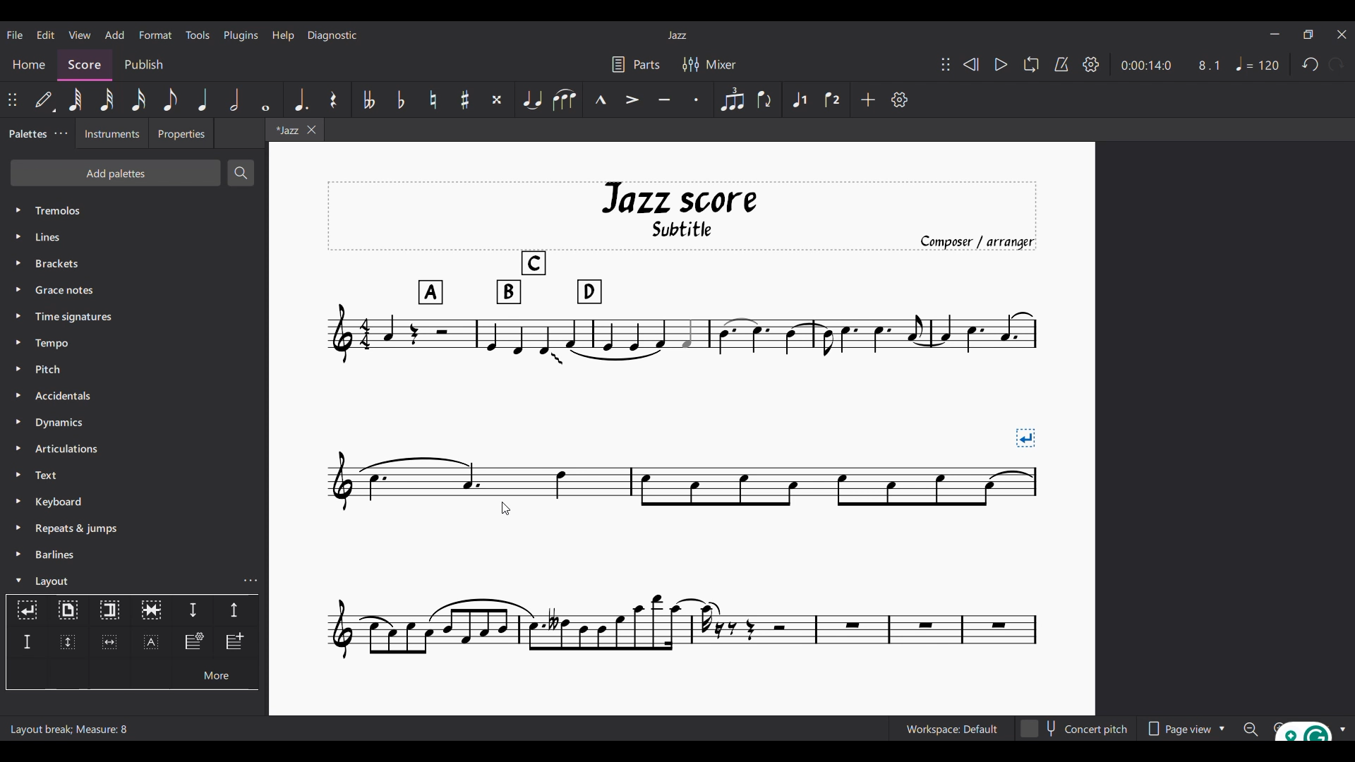  I want to click on Accidentals, so click(134, 396).